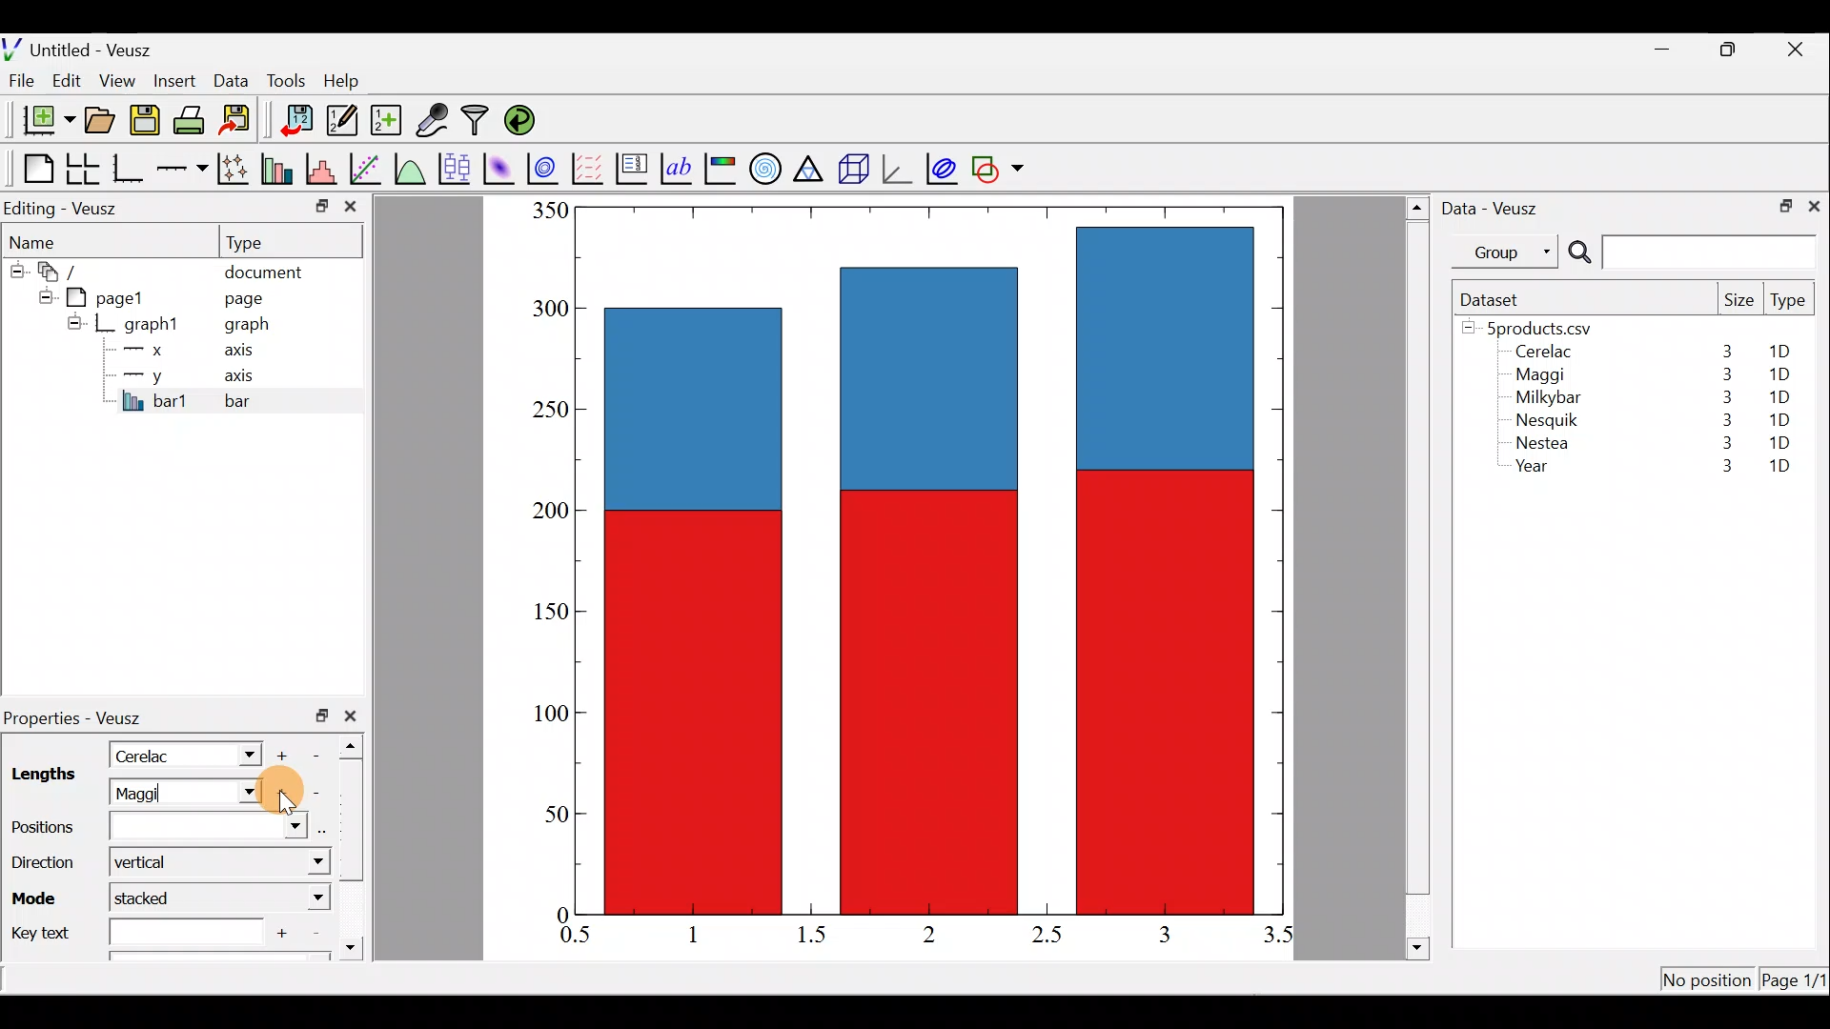  I want to click on 350, so click(549, 210).